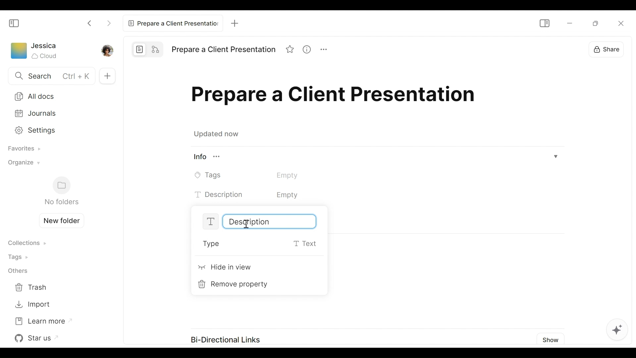  I want to click on Edgeless mode, so click(156, 49).